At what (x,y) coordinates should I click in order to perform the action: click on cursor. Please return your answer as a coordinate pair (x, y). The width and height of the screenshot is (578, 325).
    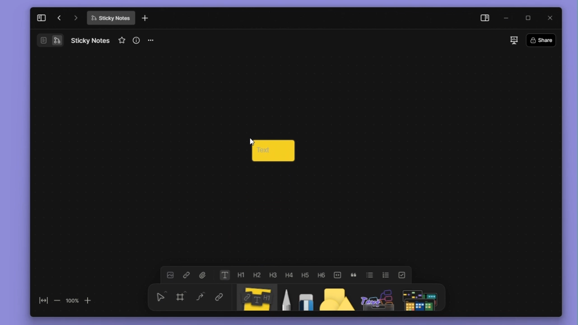
    Looking at the image, I should click on (253, 142).